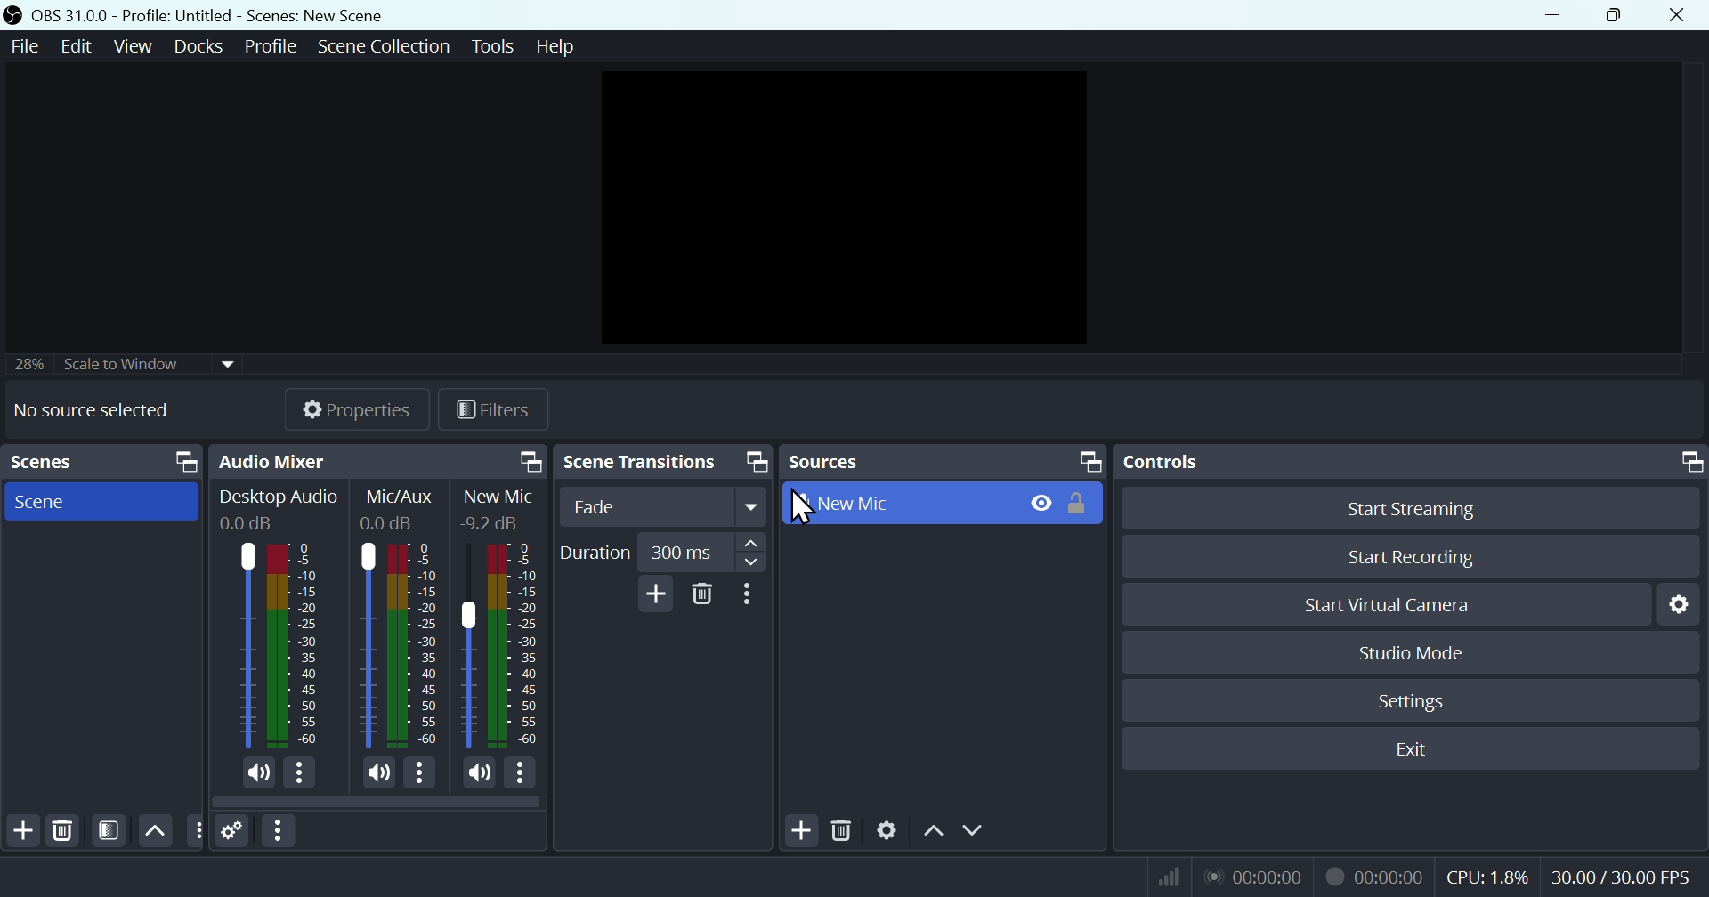  I want to click on up, so click(932, 833).